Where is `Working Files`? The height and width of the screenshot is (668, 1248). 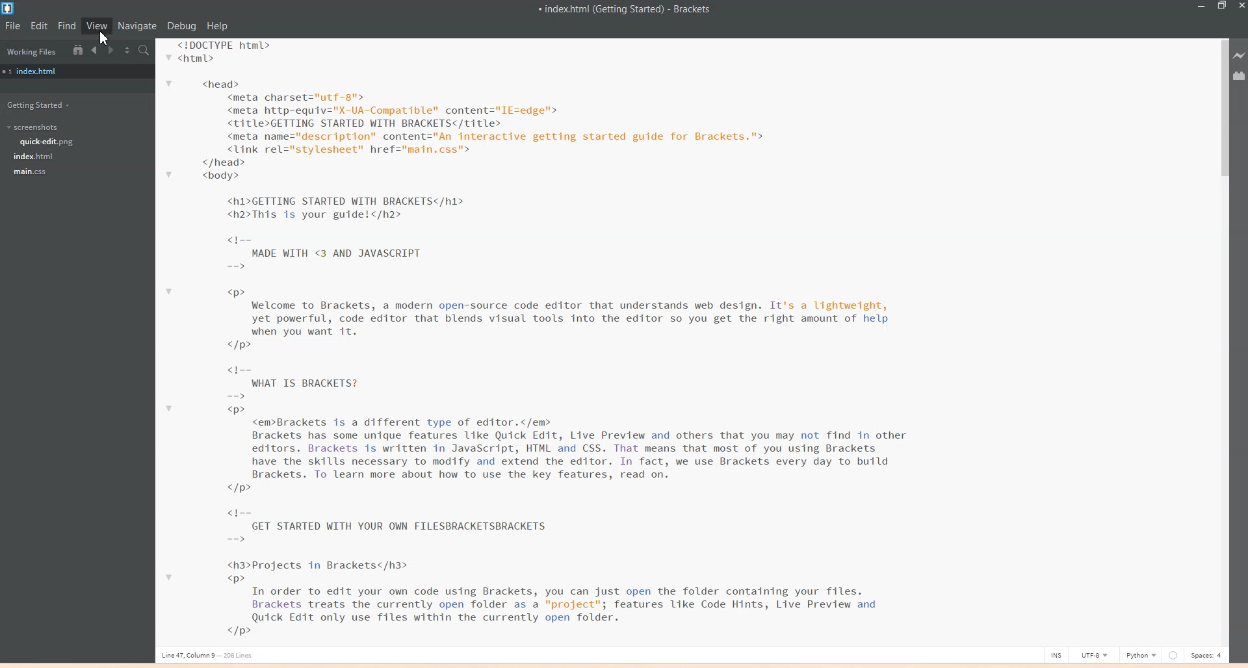 Working Files is located at coordinates (32, 52).